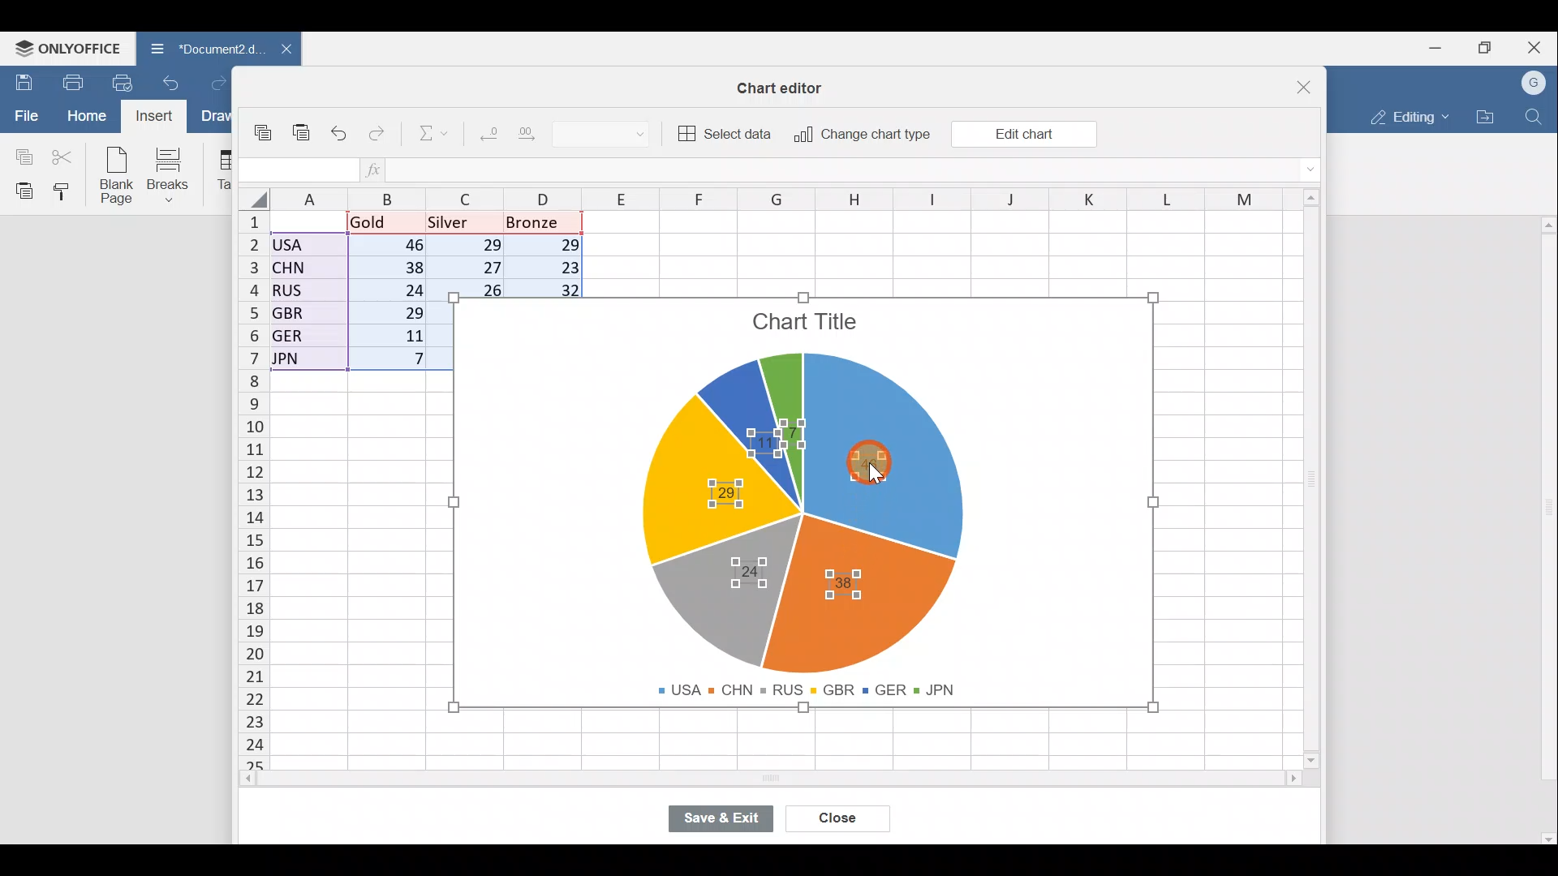 This screenshot has width=1558, height=876. I want to click on Chart label, so click(792, 423).